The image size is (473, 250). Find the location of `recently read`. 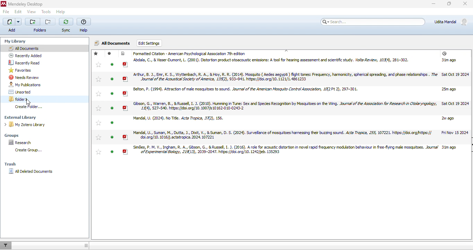

recently read is located at coordinates (23, 62).